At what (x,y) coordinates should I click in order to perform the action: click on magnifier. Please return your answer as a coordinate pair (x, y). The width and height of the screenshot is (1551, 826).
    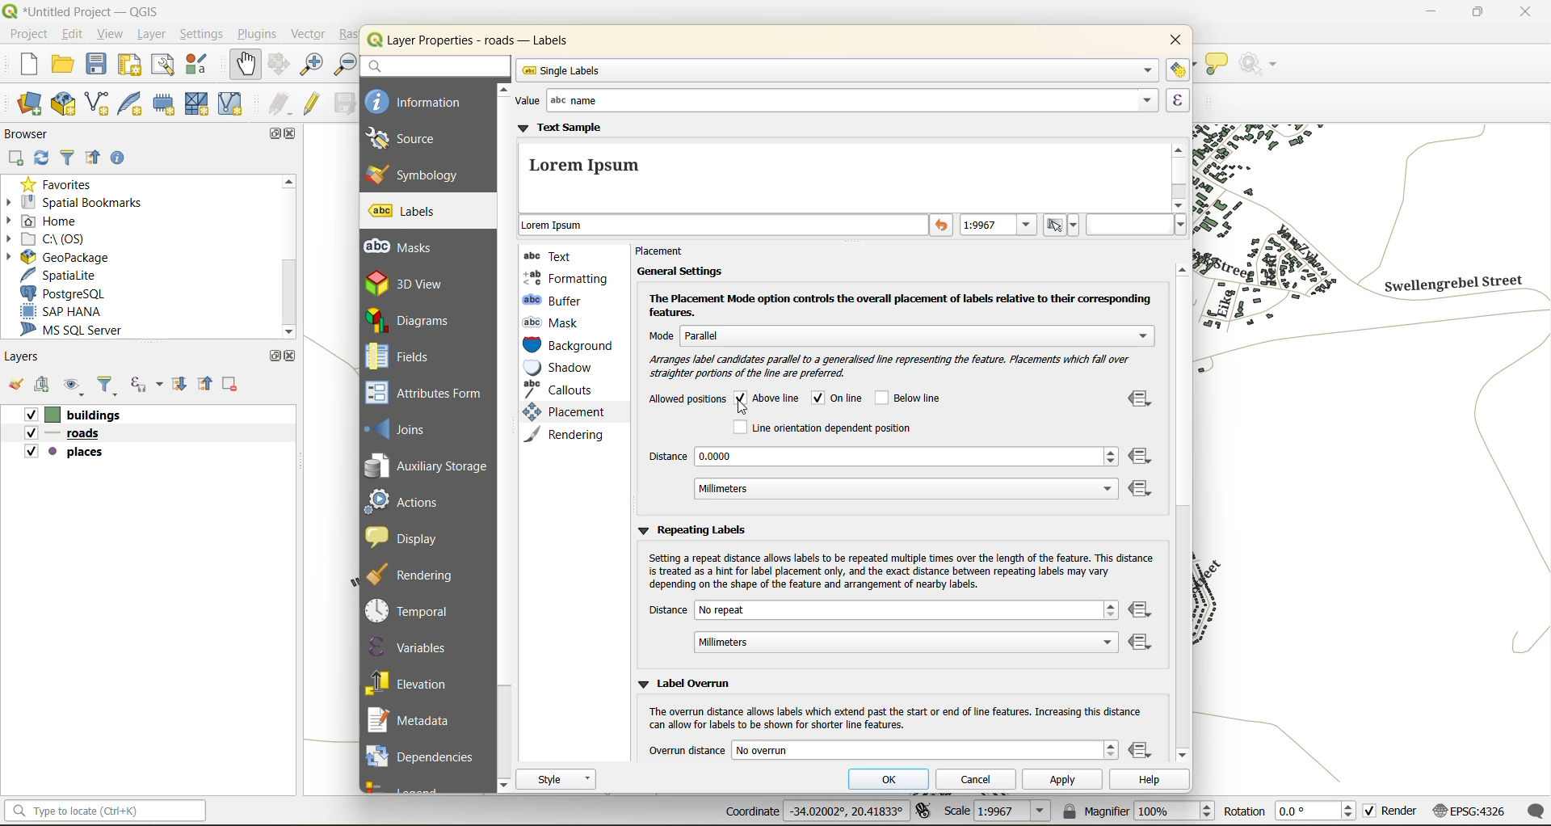
    Looking at the image, I should click on (1137, 811).